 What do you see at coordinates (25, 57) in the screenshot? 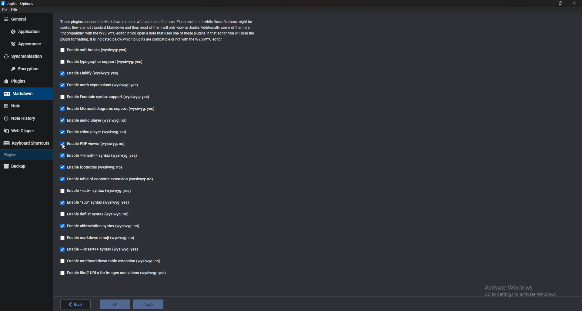
I see `Synchronization` at bounding box center [25, 57].